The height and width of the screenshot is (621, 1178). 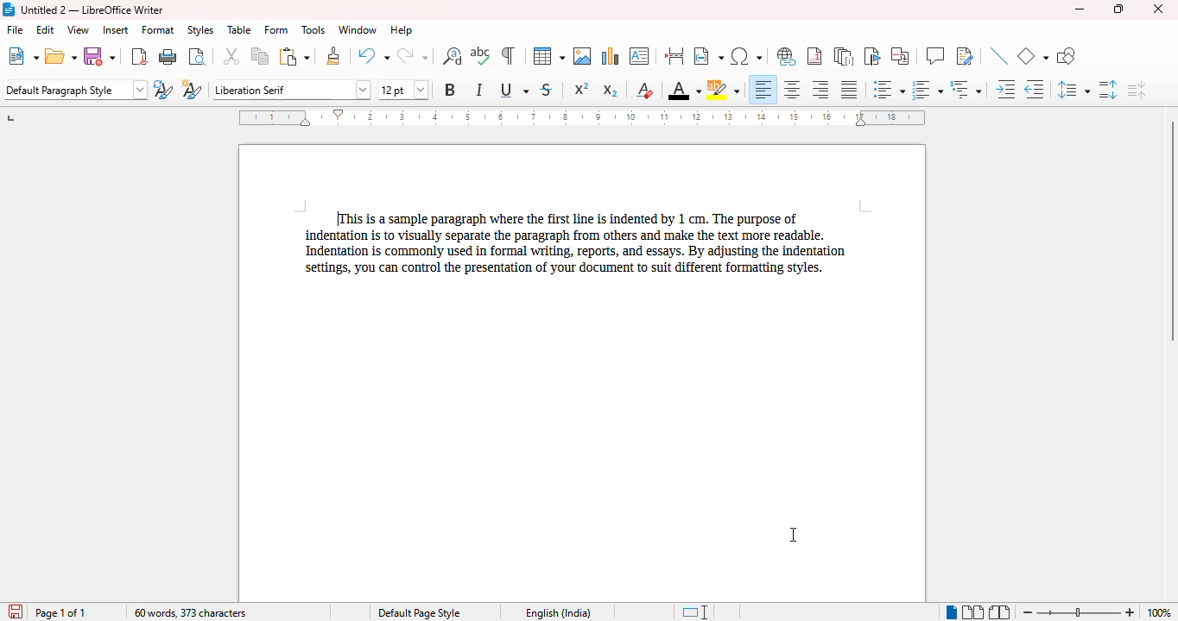 I want to click on spelling, so click(x=481, y=56).